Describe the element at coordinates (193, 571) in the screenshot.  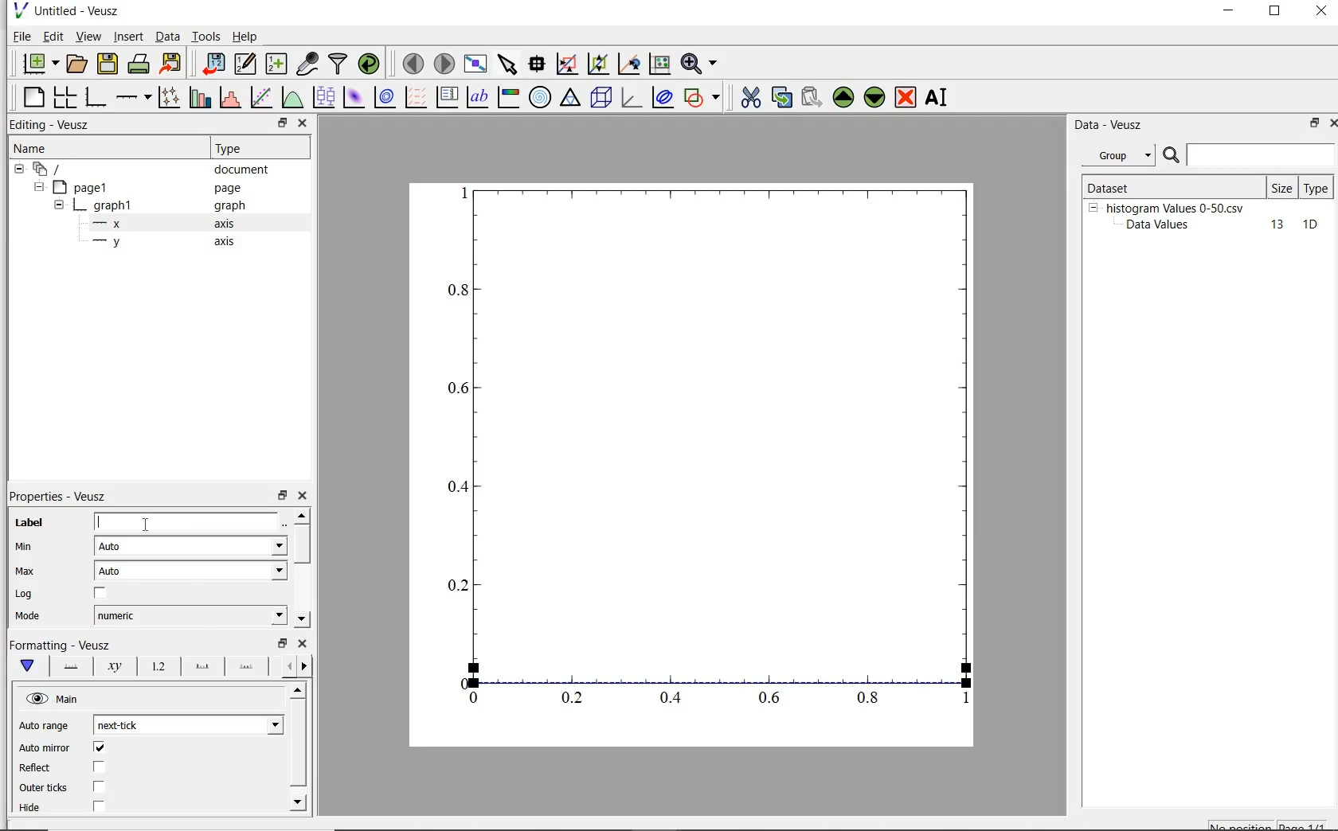
I see `auto` at that location.